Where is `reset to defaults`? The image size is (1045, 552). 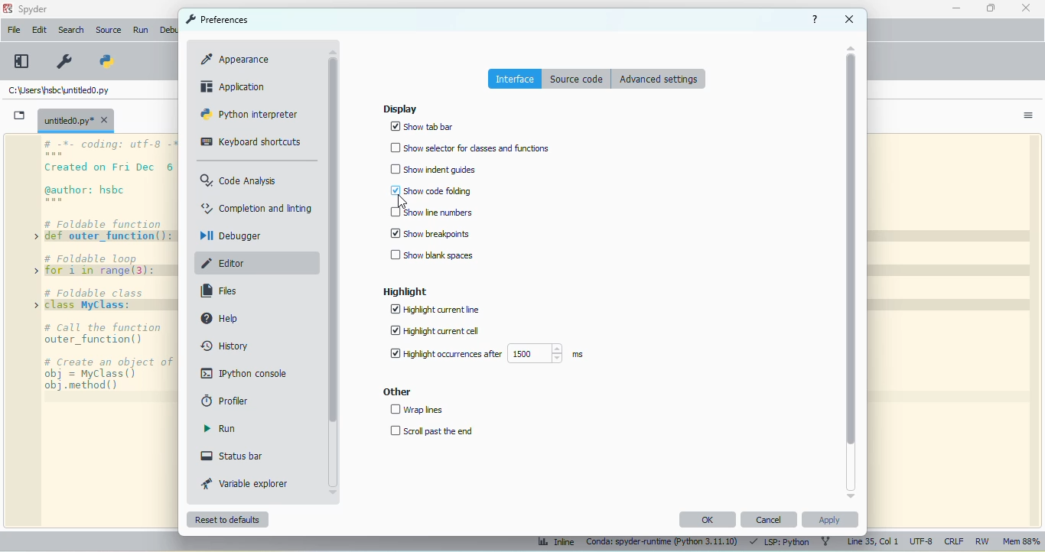
reset to defaults is located at coordinates (227, 519).